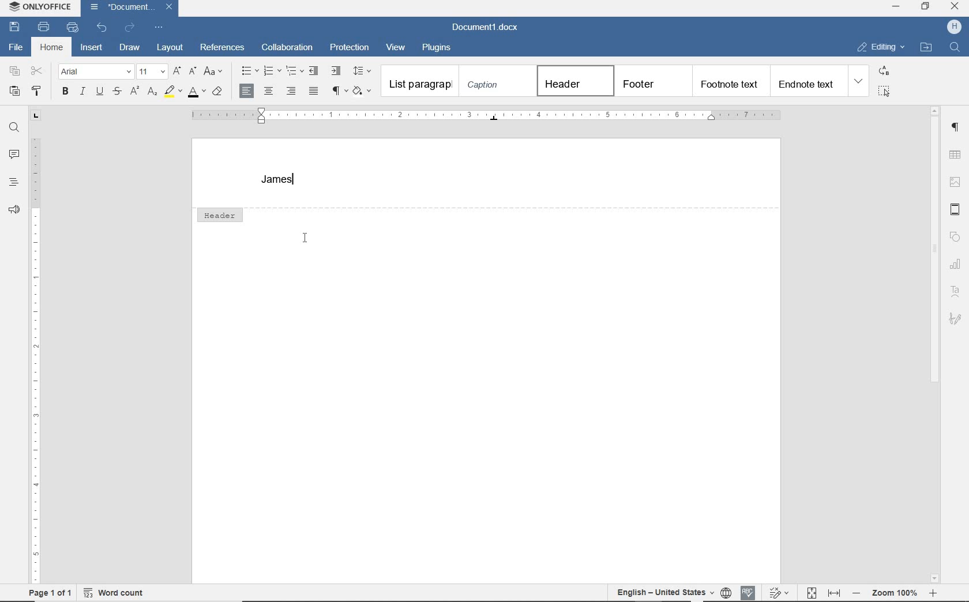 This screenshot has height=602, width=969. What do you see at coordinates (268, 92) in the screenshot?
I see `align center` at bounding box center [268, 92].